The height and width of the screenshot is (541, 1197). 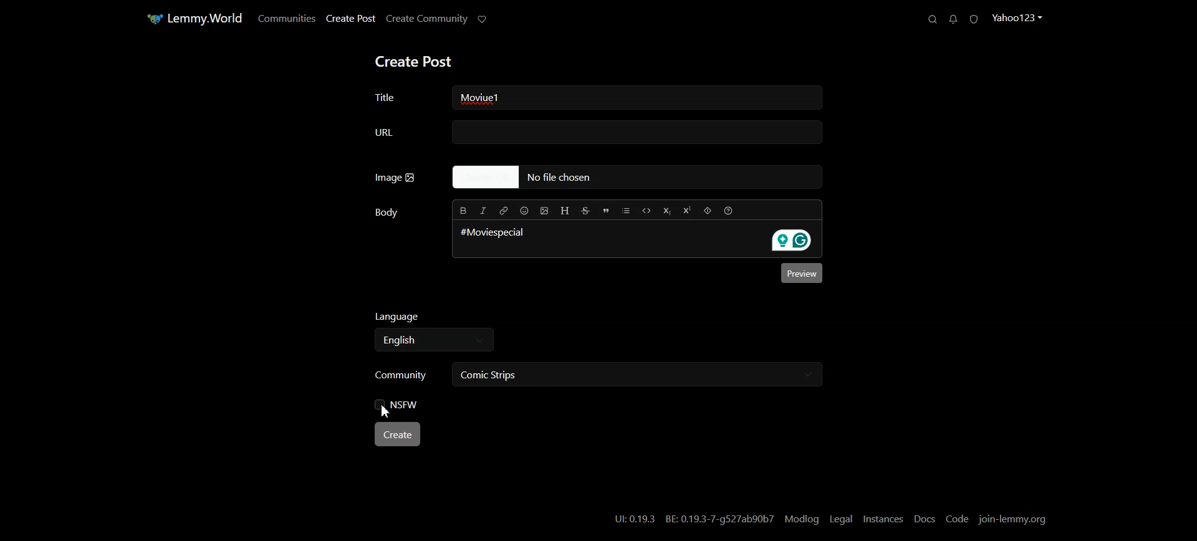 What do you see at coordinates (434, 341) in the screenshot?
I see `Select language` at bounding box center [434, 341].